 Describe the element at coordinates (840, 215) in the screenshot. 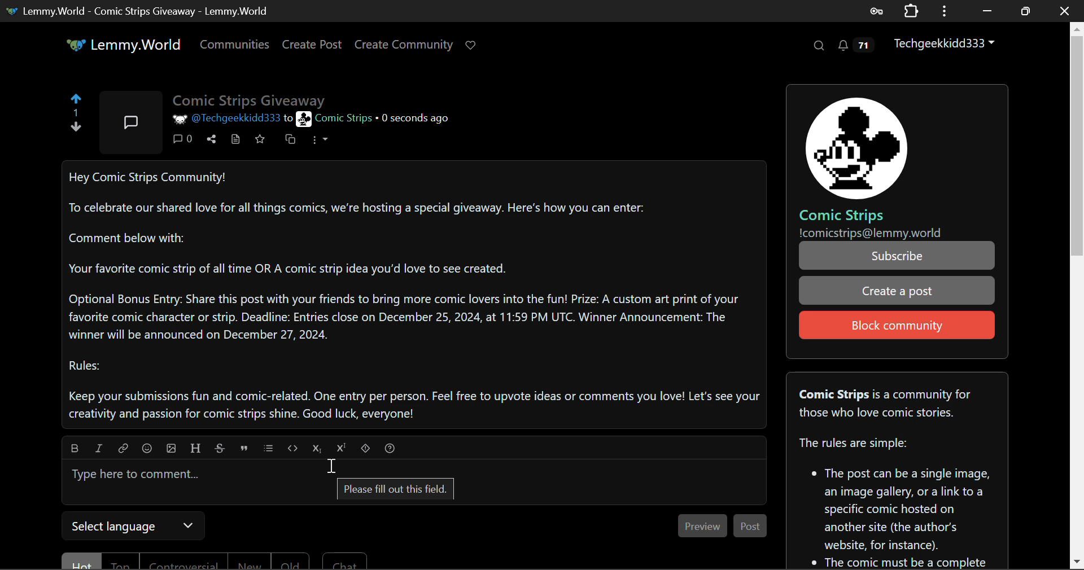

I see `Comic Strips` at that location.